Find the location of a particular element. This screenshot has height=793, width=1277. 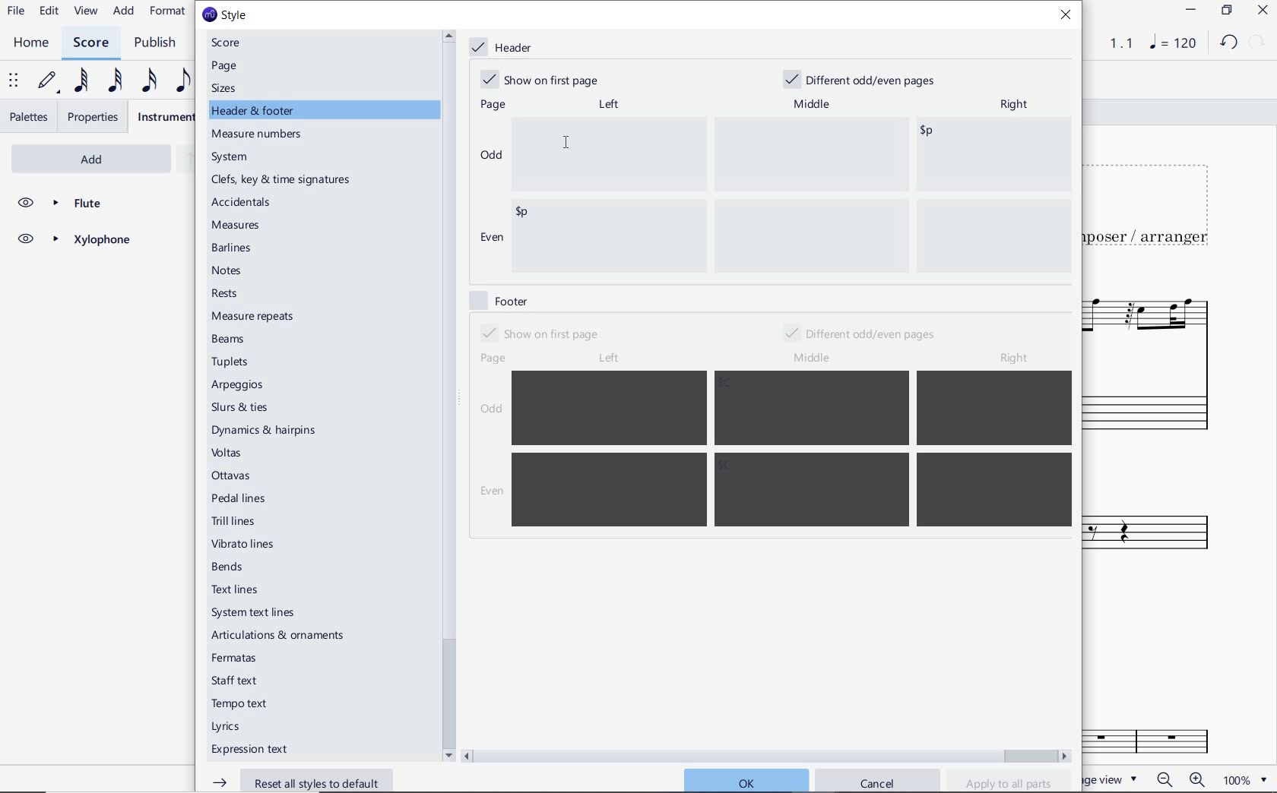

zoom factor is located at coordinates (1243, 779).